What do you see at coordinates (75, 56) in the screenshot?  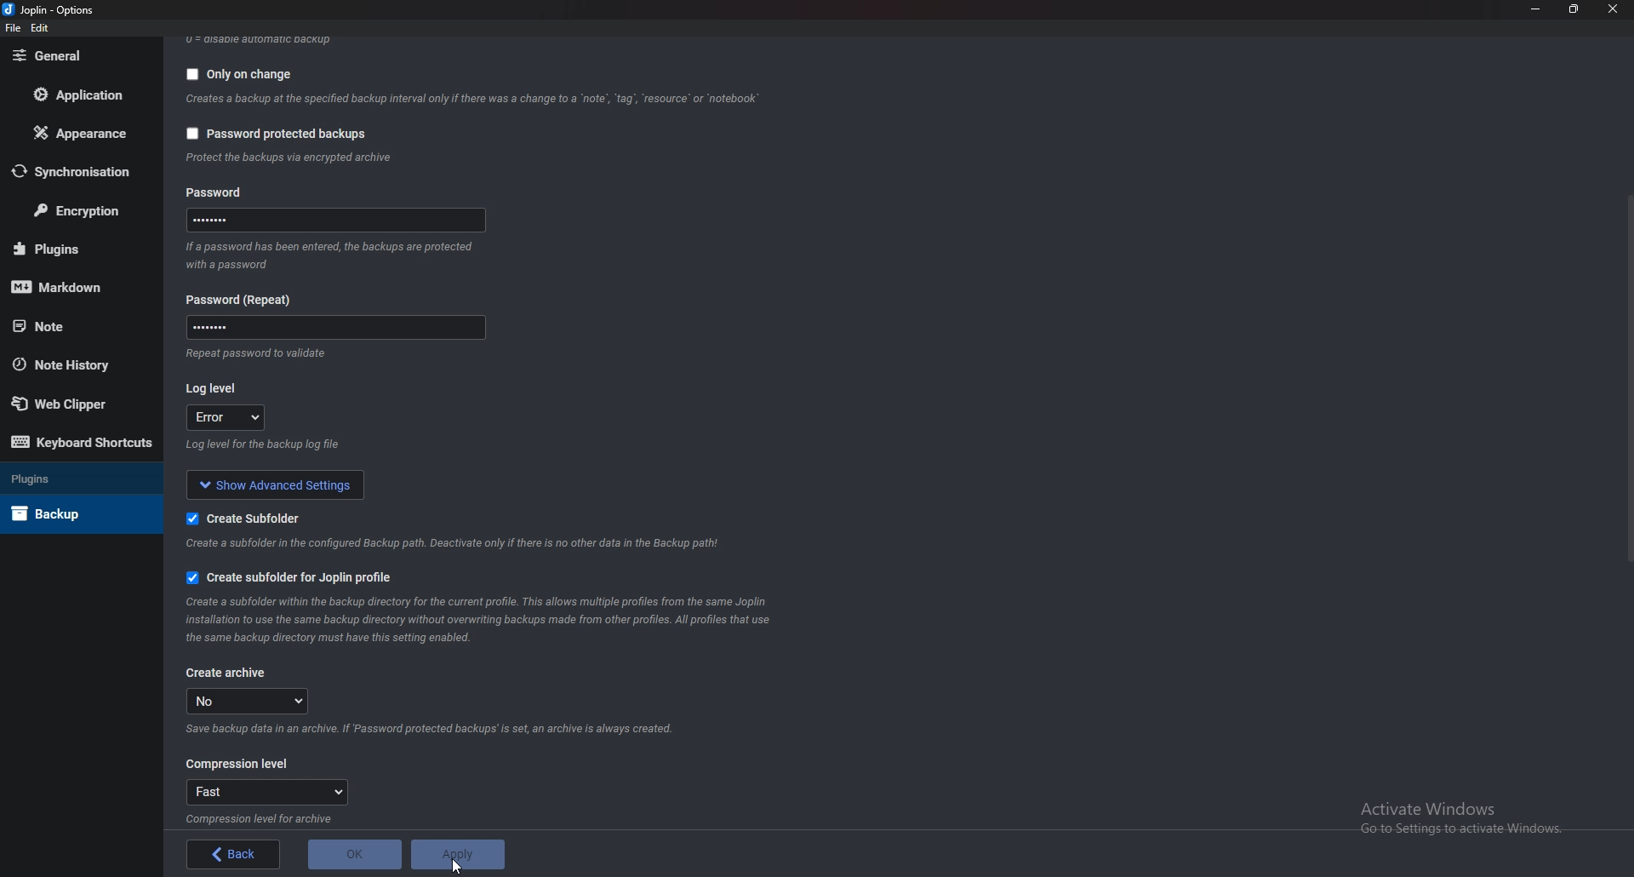 I see `General` at bounding box center [75, 56].